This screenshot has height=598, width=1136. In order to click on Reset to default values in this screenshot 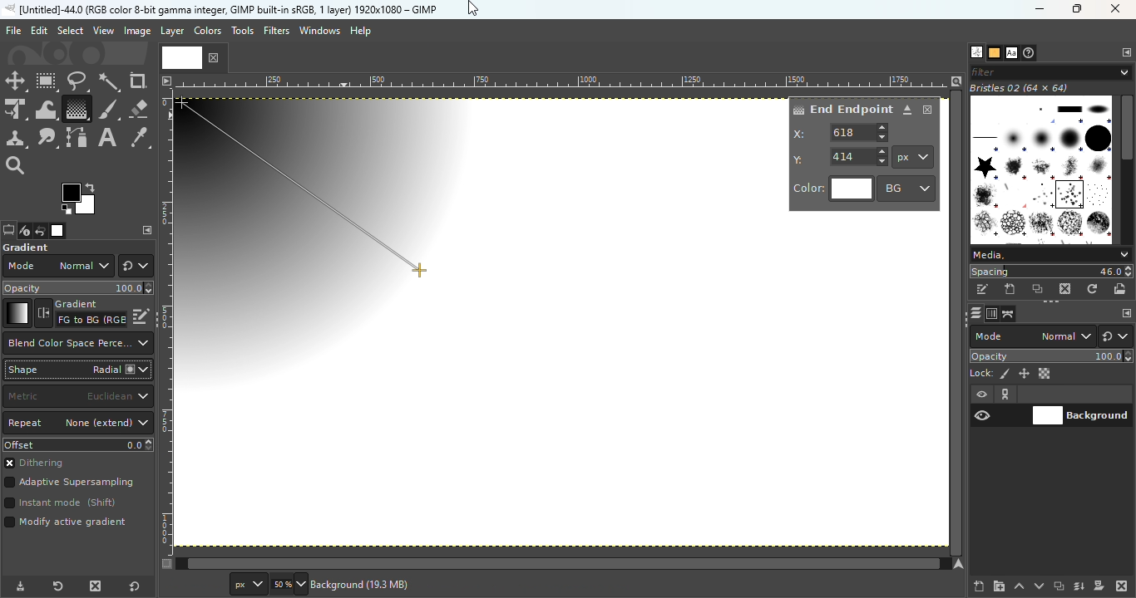, I will do `click(138, 586)`.